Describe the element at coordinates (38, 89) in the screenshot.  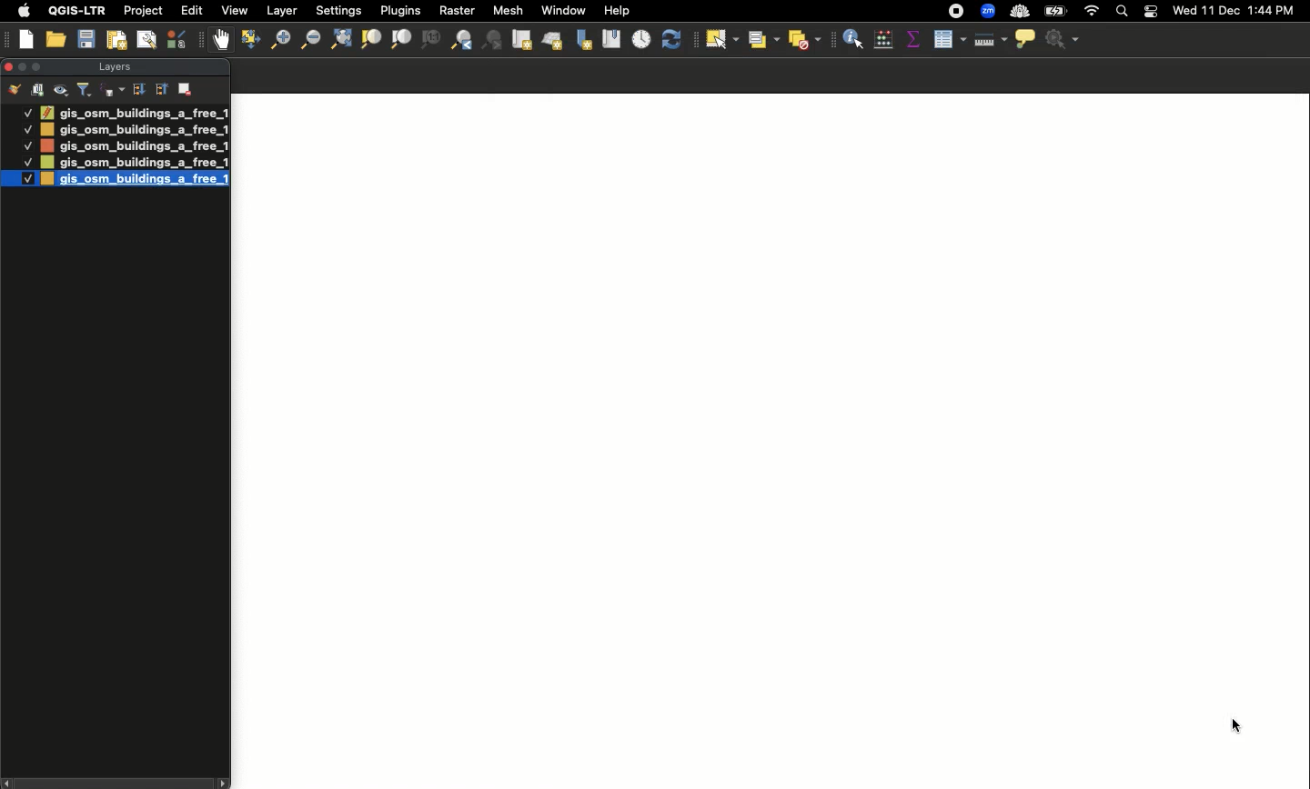
I see `Add group` at that location.